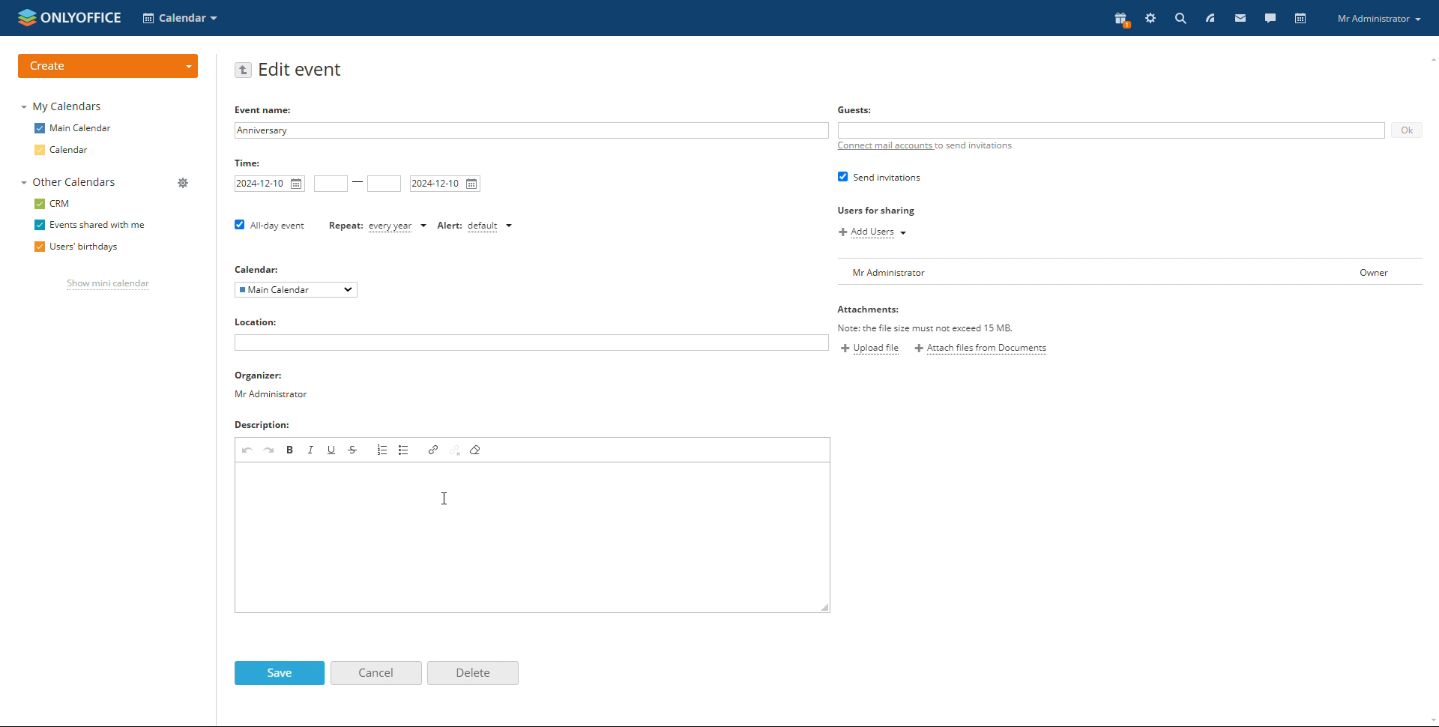  What do you see at coordinates (304, 70) in the screenshot?
I see `edit event` at bounding box center [304, 70].